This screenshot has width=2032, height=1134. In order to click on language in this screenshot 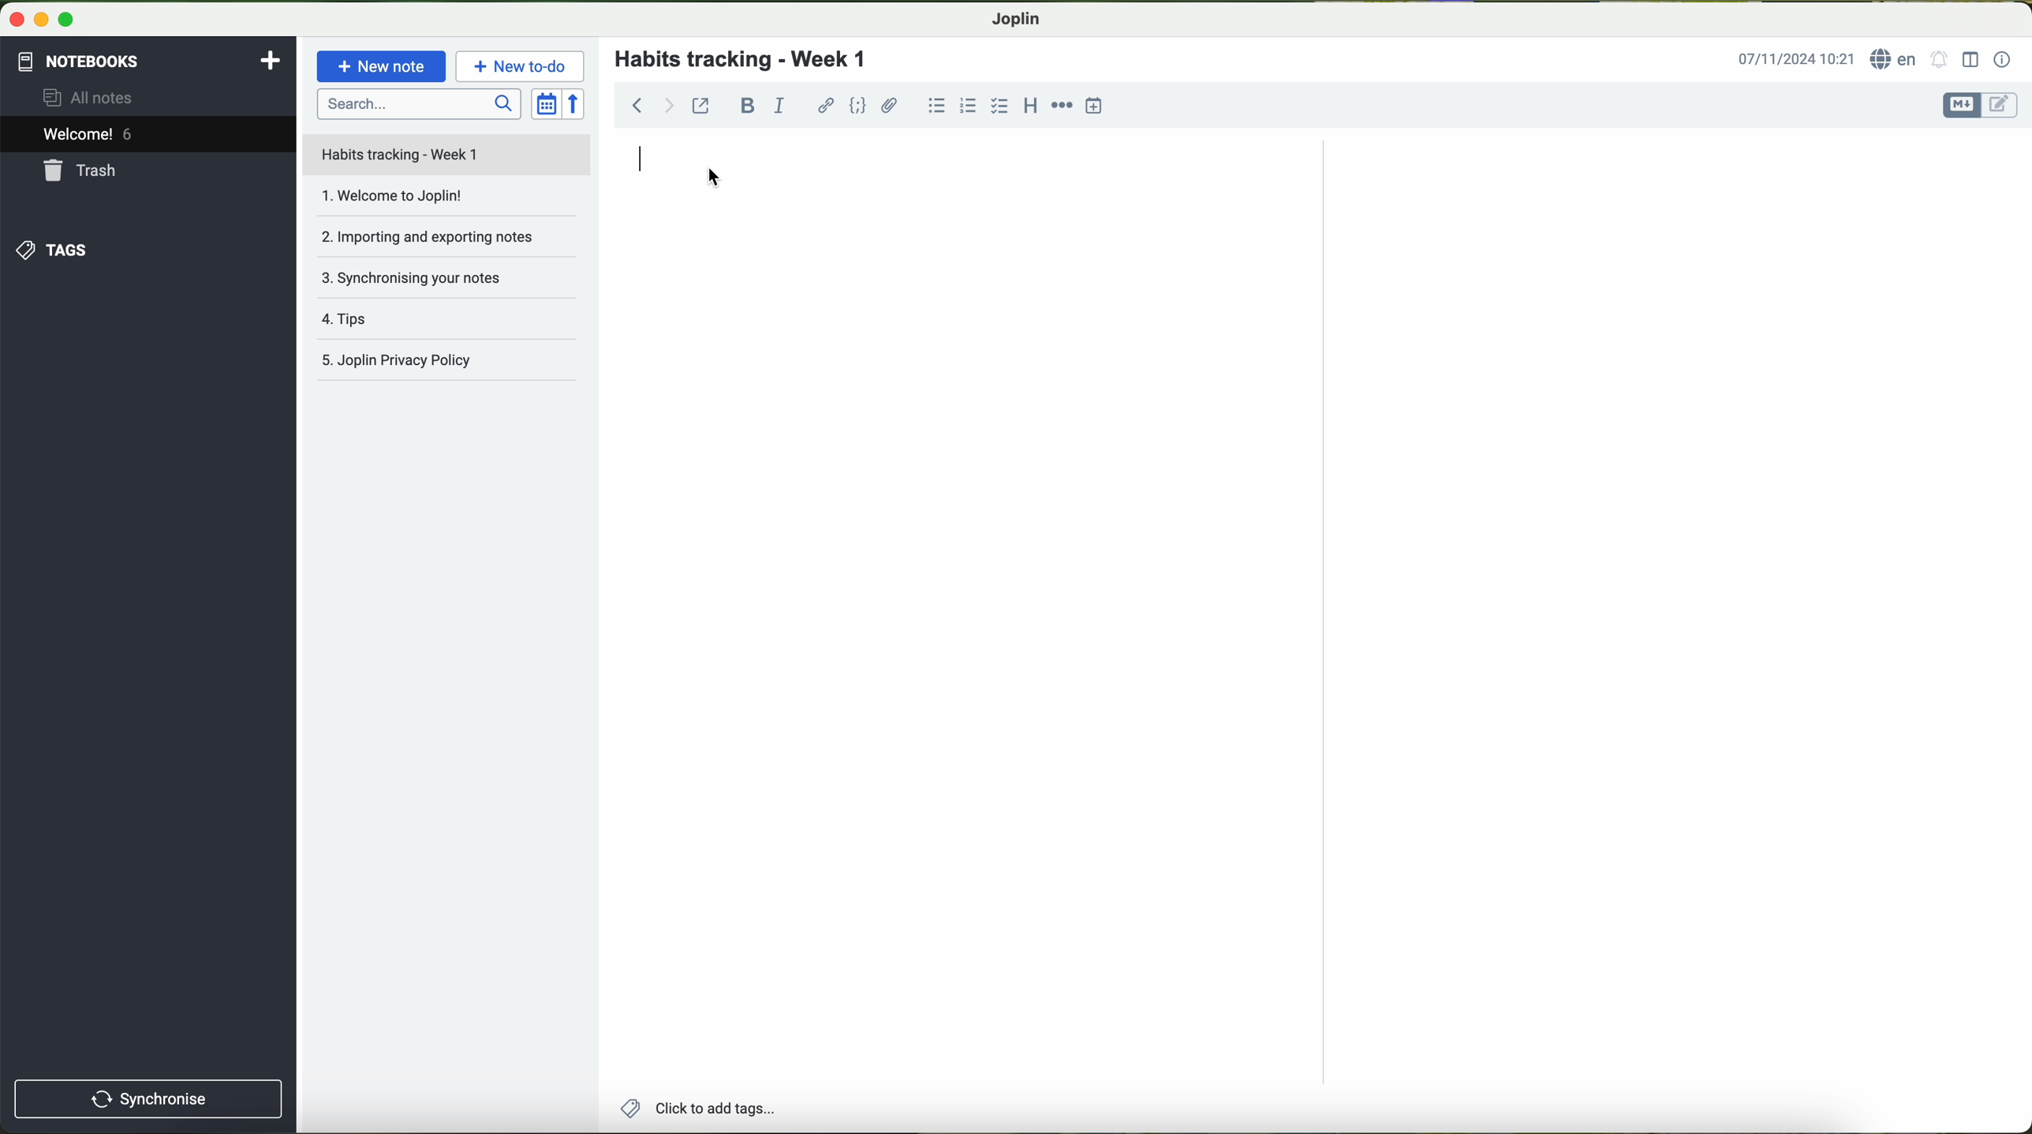, I will do `click(1895, 58)`.